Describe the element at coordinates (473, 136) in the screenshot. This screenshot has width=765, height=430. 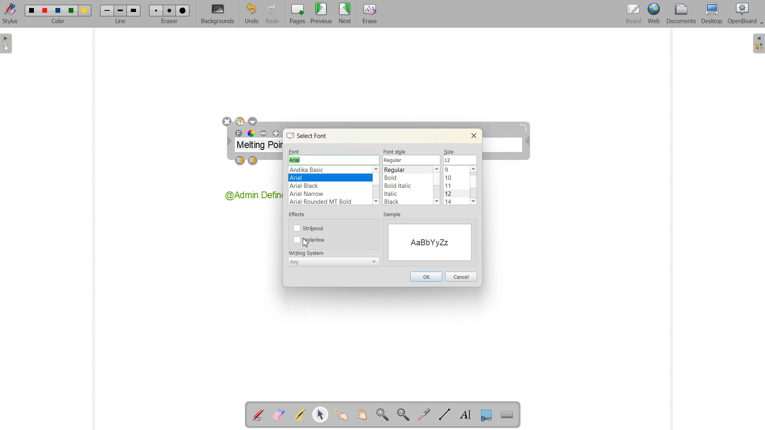
I see `Close` at that location.